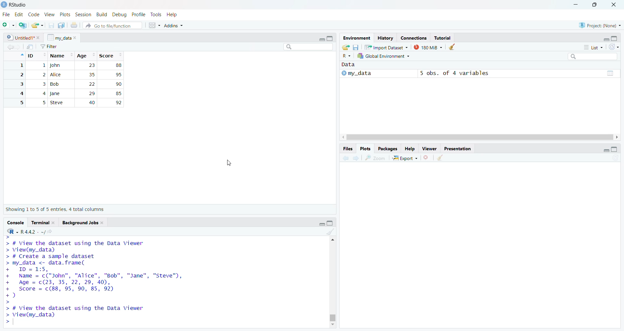  I want to click on Minimize, so click(322, 40).